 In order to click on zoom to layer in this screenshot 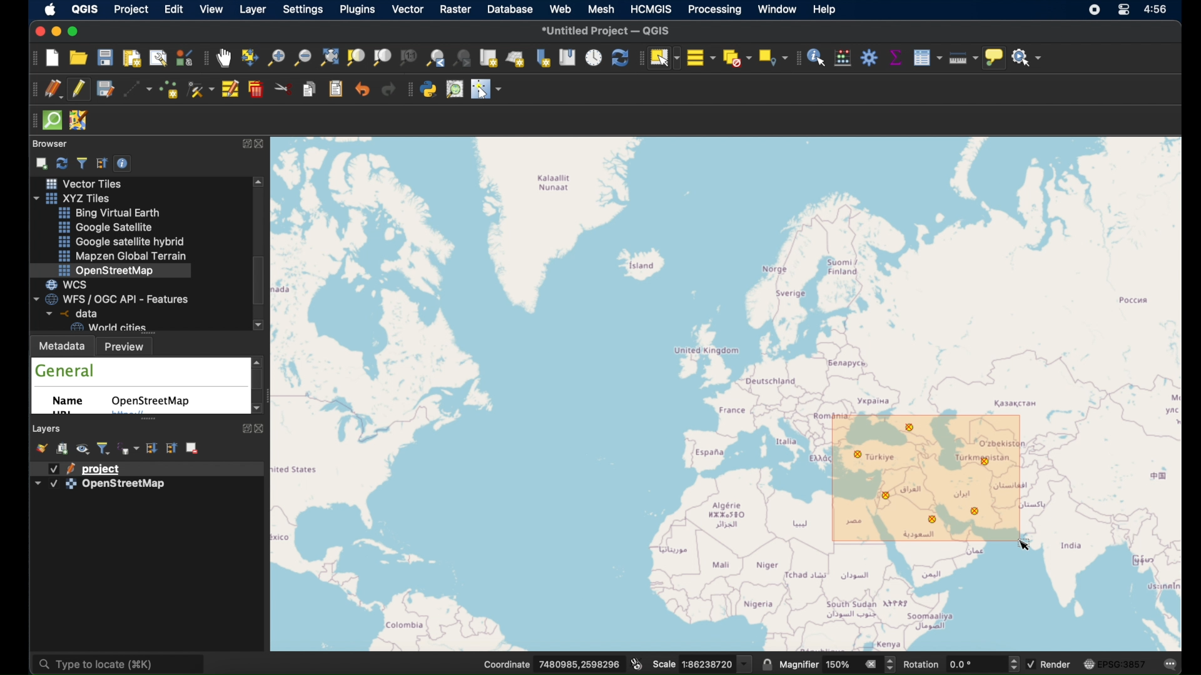, I will do `click(382, 58)`.